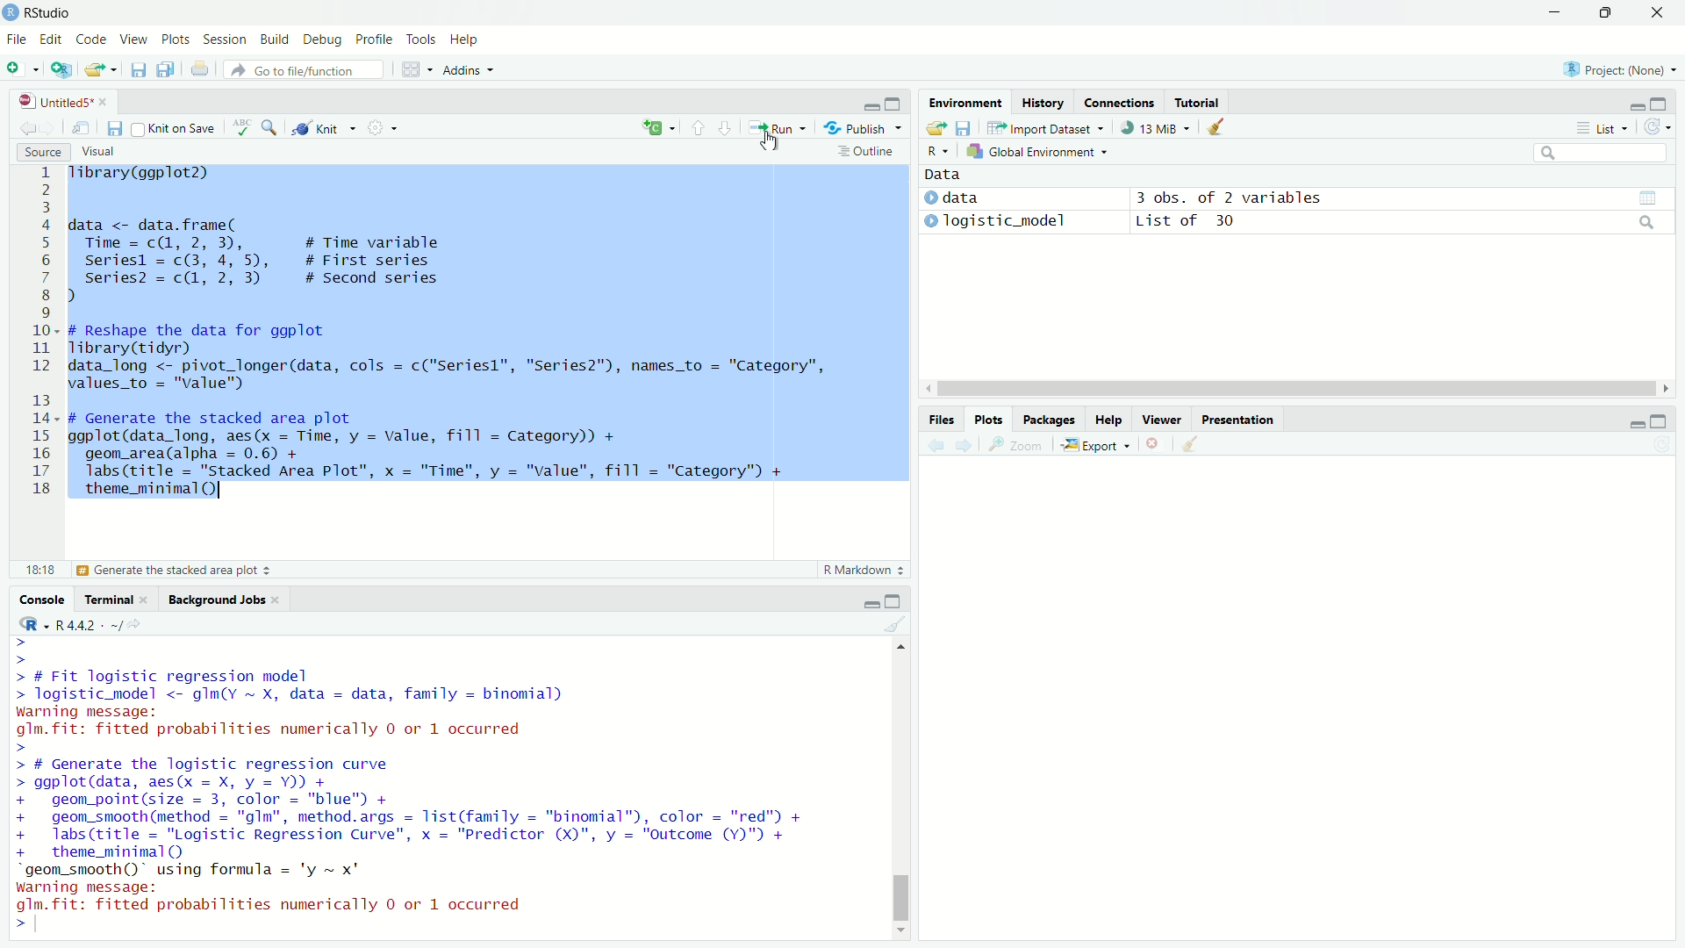  I want to click on (Top Level) , so click(177, 573).